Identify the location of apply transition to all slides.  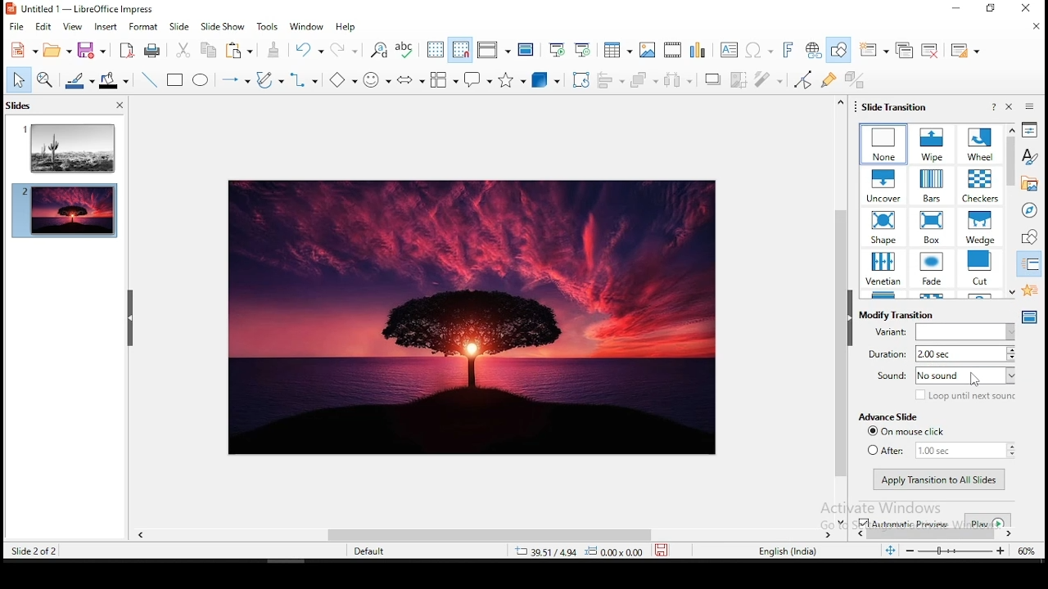
(940, 480).